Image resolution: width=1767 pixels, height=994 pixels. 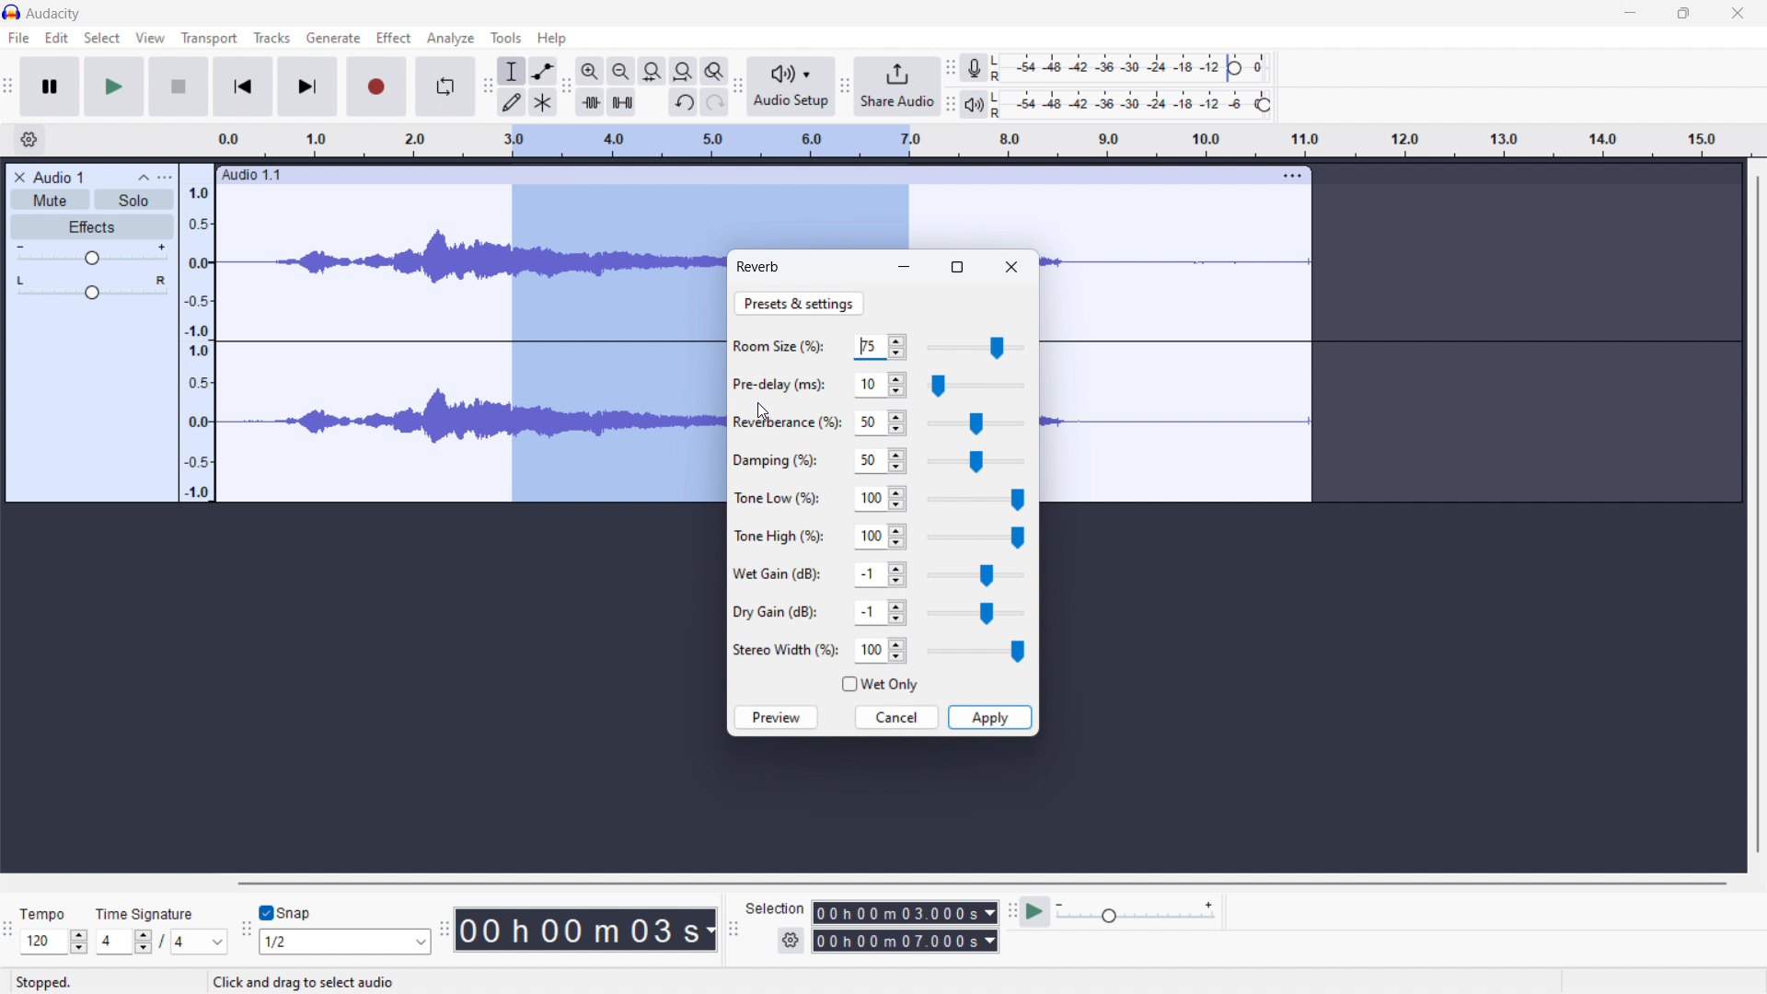 I want to click on toggle snap, so click(x=287, y=913).